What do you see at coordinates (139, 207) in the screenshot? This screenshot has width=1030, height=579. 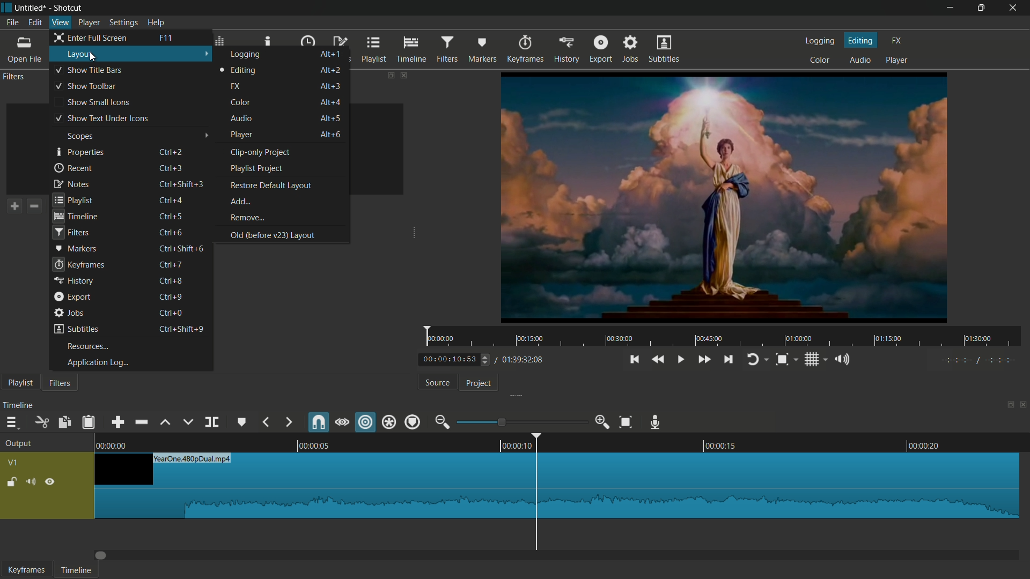 I see `move filter down` at bounding box center [139, 207].